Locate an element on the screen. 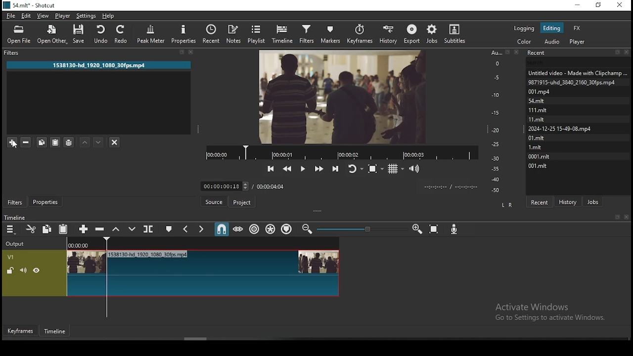 Image resolution: width=633 pixels, height=356 pixels. undo is located at coordinates (102, 34).